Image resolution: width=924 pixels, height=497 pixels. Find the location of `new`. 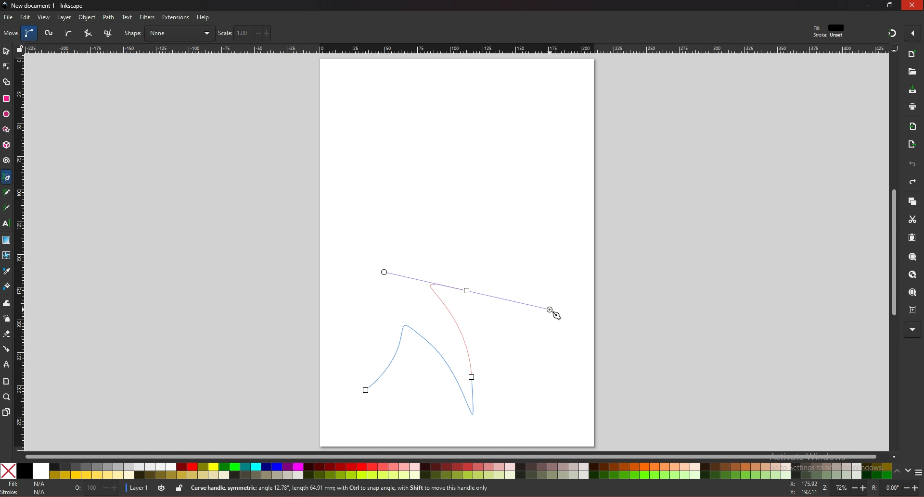

new is located at coordinates (912, 55).